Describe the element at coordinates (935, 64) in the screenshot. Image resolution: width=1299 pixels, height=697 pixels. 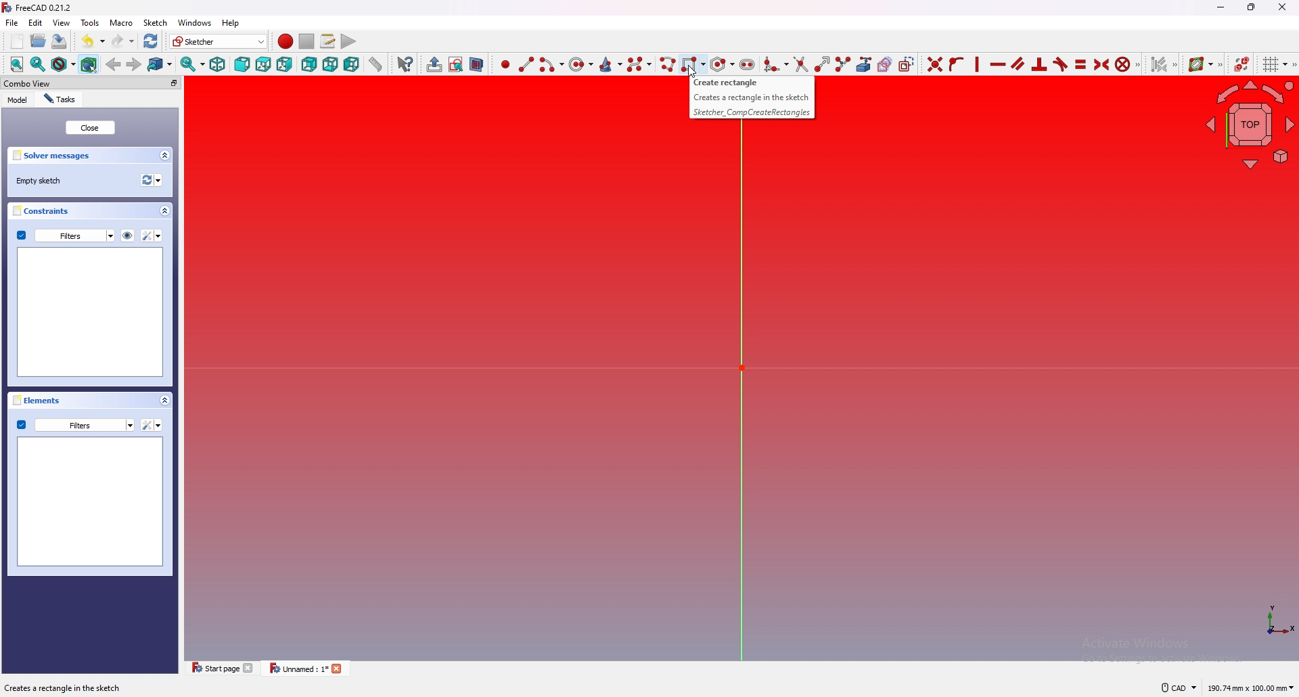
I see `constraint coincident` at that location.